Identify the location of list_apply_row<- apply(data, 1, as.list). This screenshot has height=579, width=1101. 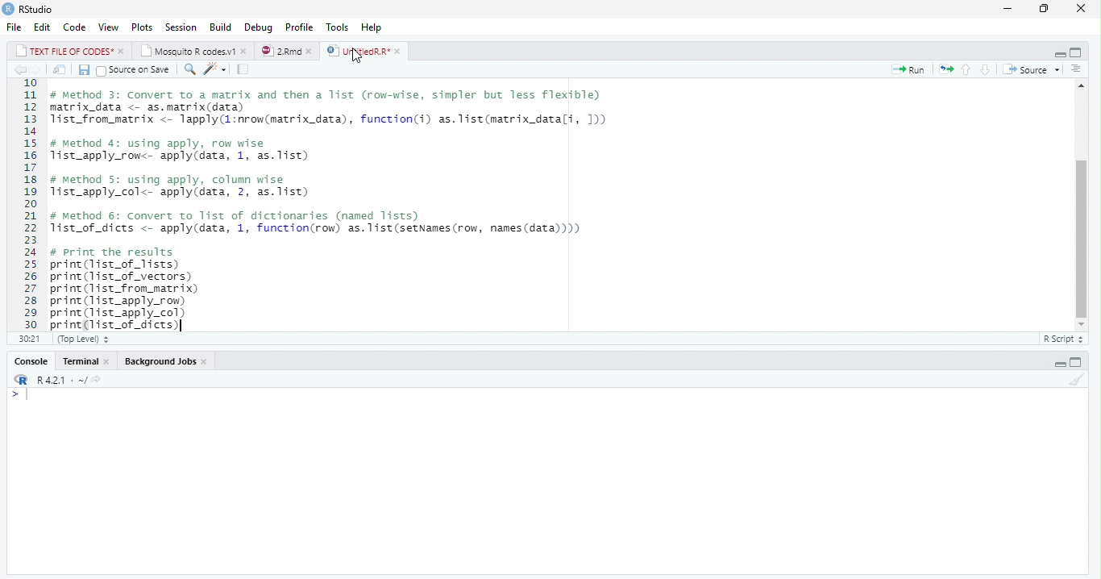
(187, 157).